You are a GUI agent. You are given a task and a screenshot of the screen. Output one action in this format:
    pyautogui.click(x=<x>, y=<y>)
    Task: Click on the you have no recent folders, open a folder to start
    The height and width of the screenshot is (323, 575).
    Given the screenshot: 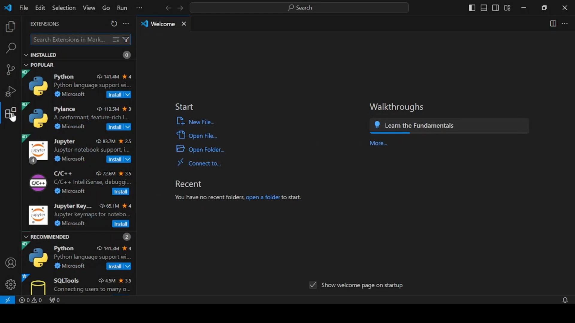 What is the action you would take?
    pyautogui.click(x=236, y=198)
    